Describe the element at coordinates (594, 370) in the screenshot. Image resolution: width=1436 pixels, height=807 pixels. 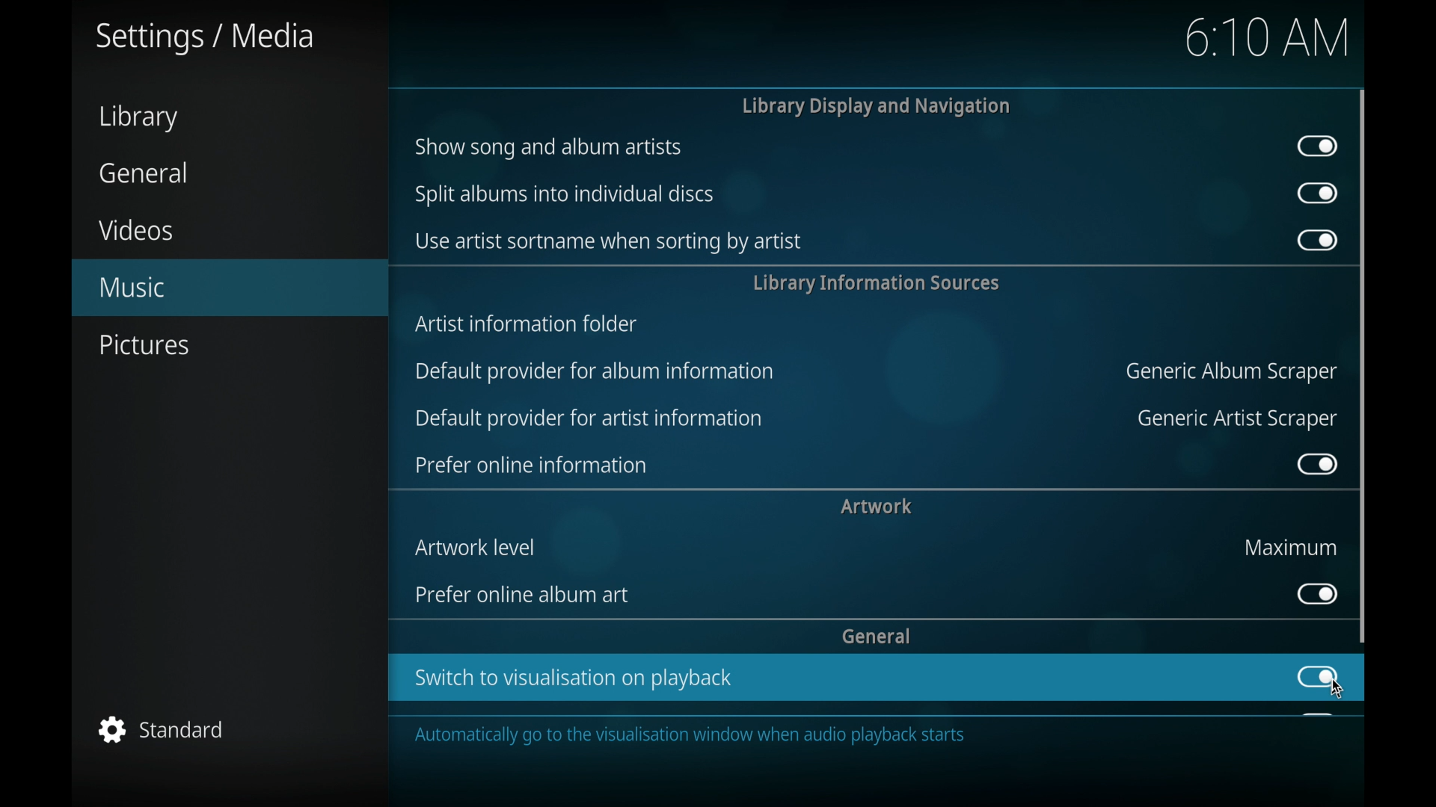
I see `default provider for album information` at that location.